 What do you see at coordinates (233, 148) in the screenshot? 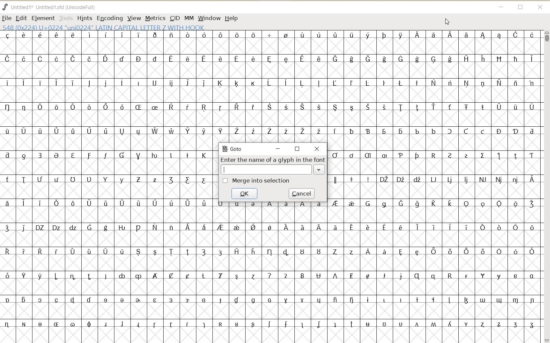
I see `GoTo` at bounding box center [233, 148].